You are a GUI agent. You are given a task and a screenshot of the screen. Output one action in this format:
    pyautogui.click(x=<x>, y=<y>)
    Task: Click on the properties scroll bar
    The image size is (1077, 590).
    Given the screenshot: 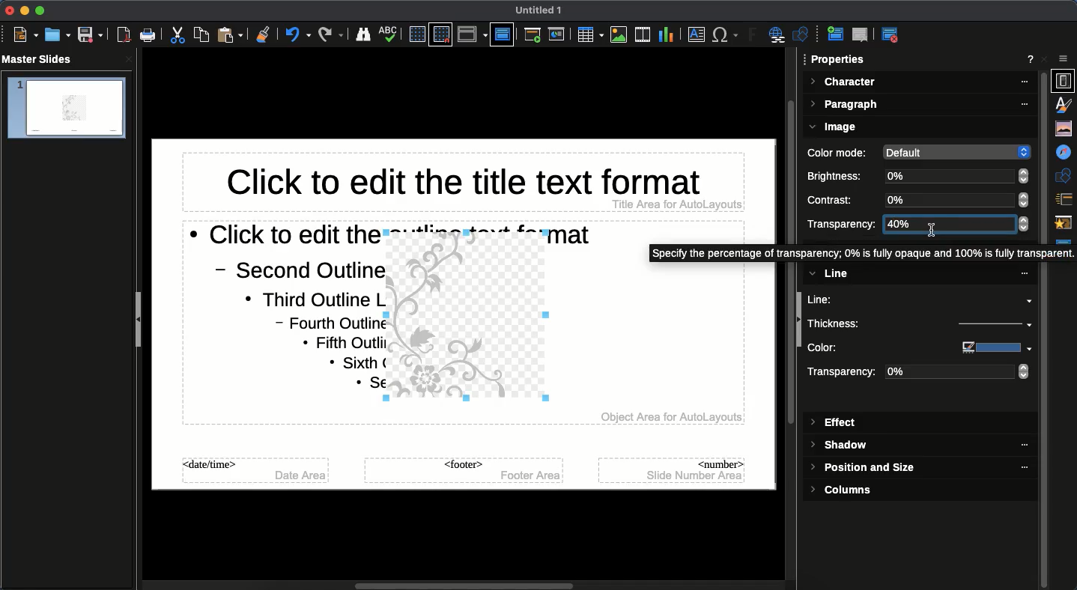 What is the action you would take?
    pyautogui.click(x=1045, y=409)
    